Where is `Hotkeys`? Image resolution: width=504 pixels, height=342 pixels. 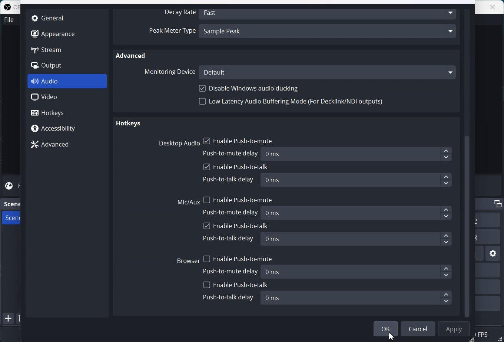 Hotkeys is located at coordinates (128, 124).